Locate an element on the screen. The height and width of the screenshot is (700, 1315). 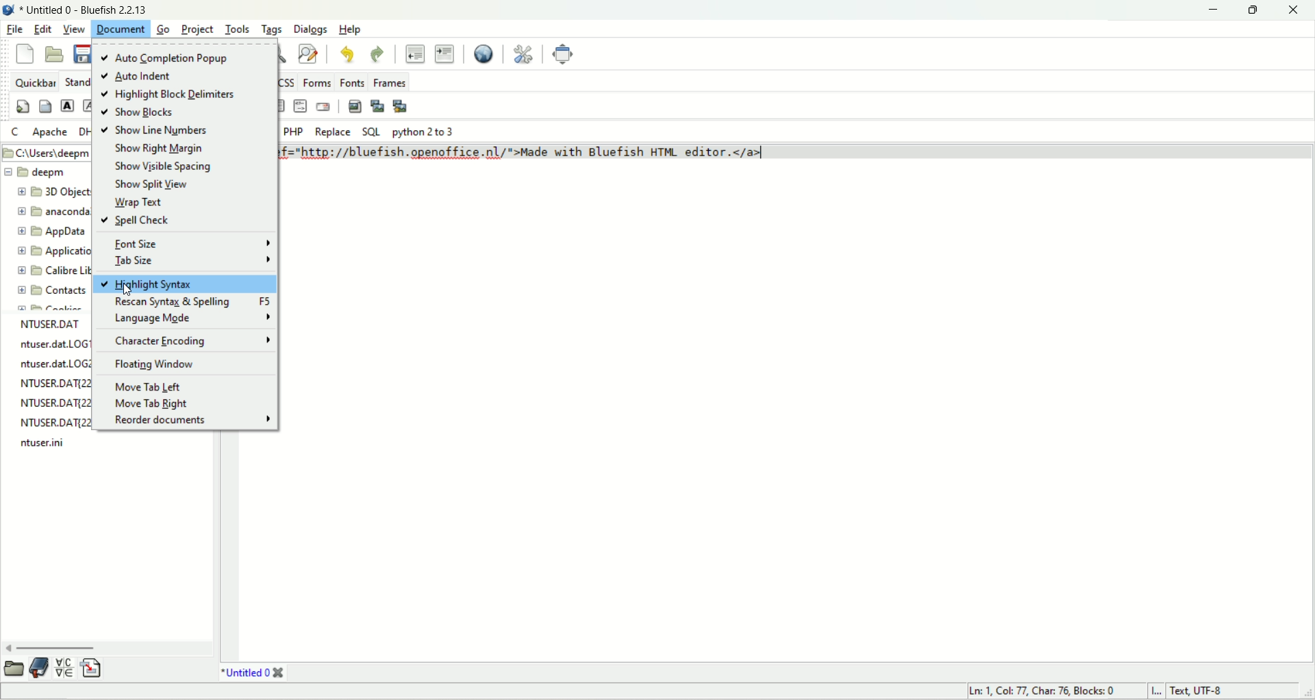
python 2 to 3 is located at coordinates (425, 130).